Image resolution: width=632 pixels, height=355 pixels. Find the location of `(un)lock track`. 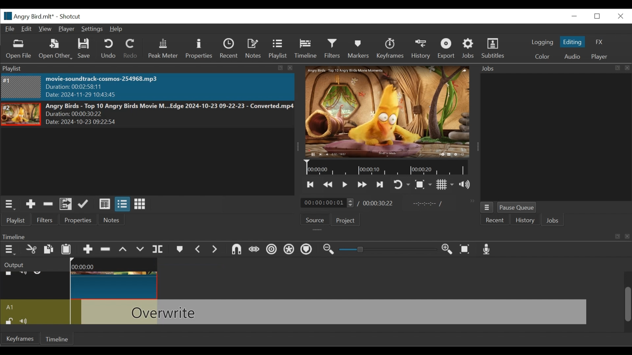

(un)lock track is located at coordinates (9, 320).